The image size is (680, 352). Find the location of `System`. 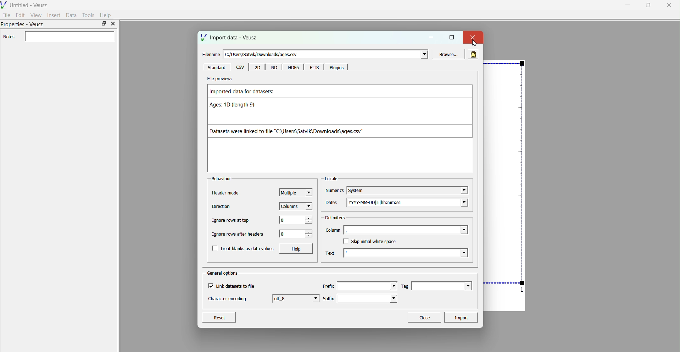

System is located at coordinates (408, 190).